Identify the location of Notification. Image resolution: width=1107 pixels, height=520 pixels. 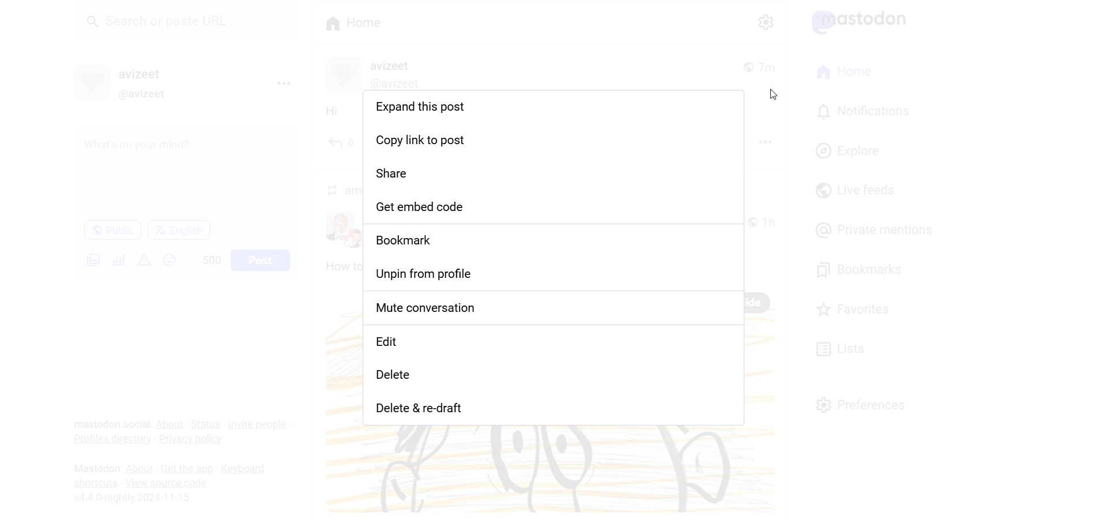
(862, 112).